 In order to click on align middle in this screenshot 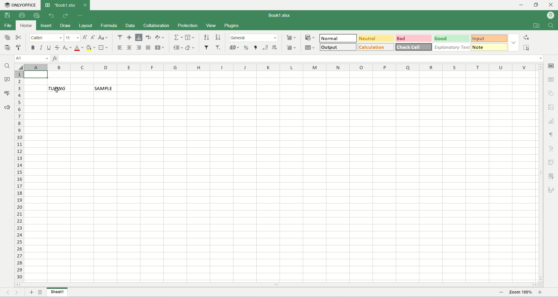, I will do `click(130, 38)`.